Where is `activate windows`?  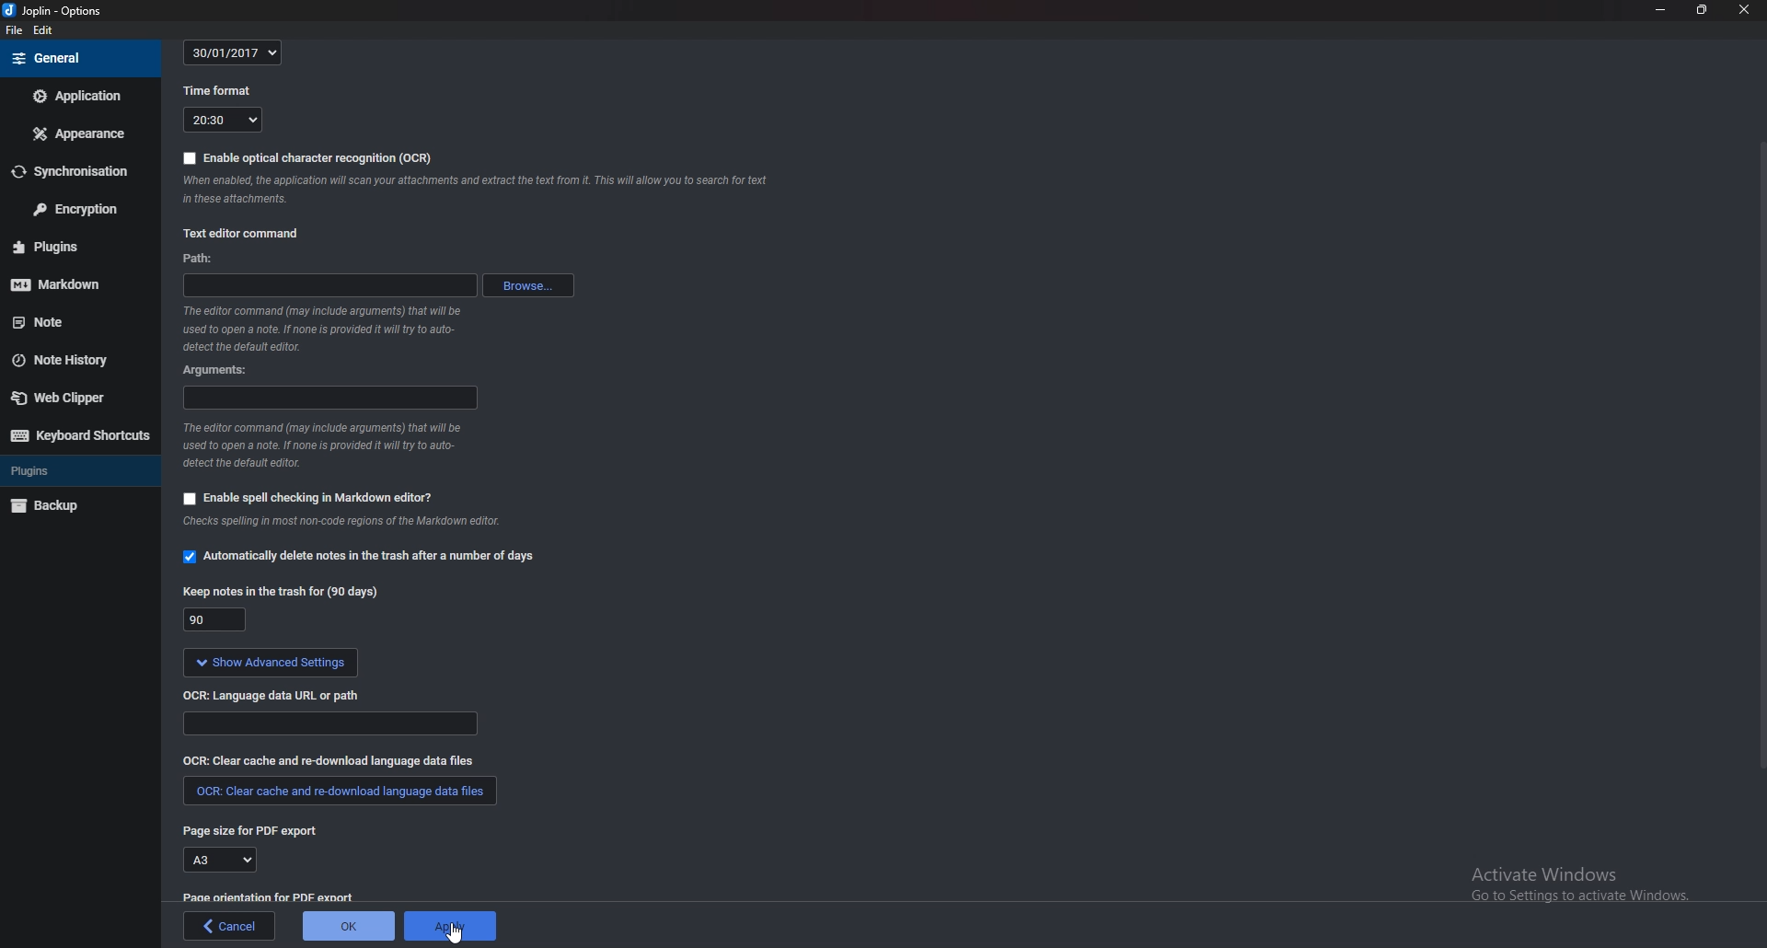 activate windows is located at coordinates (1573, 884).